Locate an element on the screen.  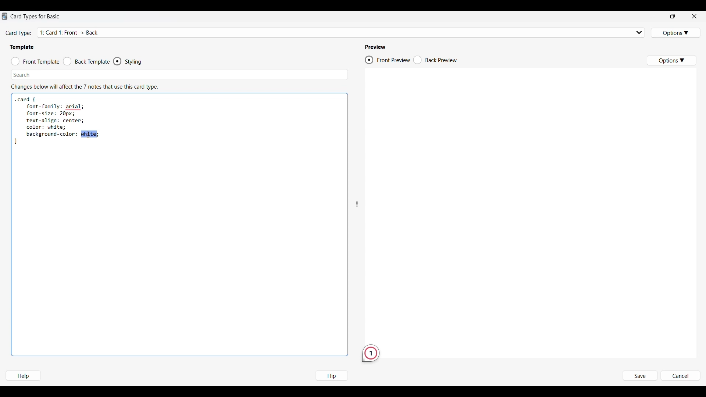
Help is located at coordinates (23, 376).